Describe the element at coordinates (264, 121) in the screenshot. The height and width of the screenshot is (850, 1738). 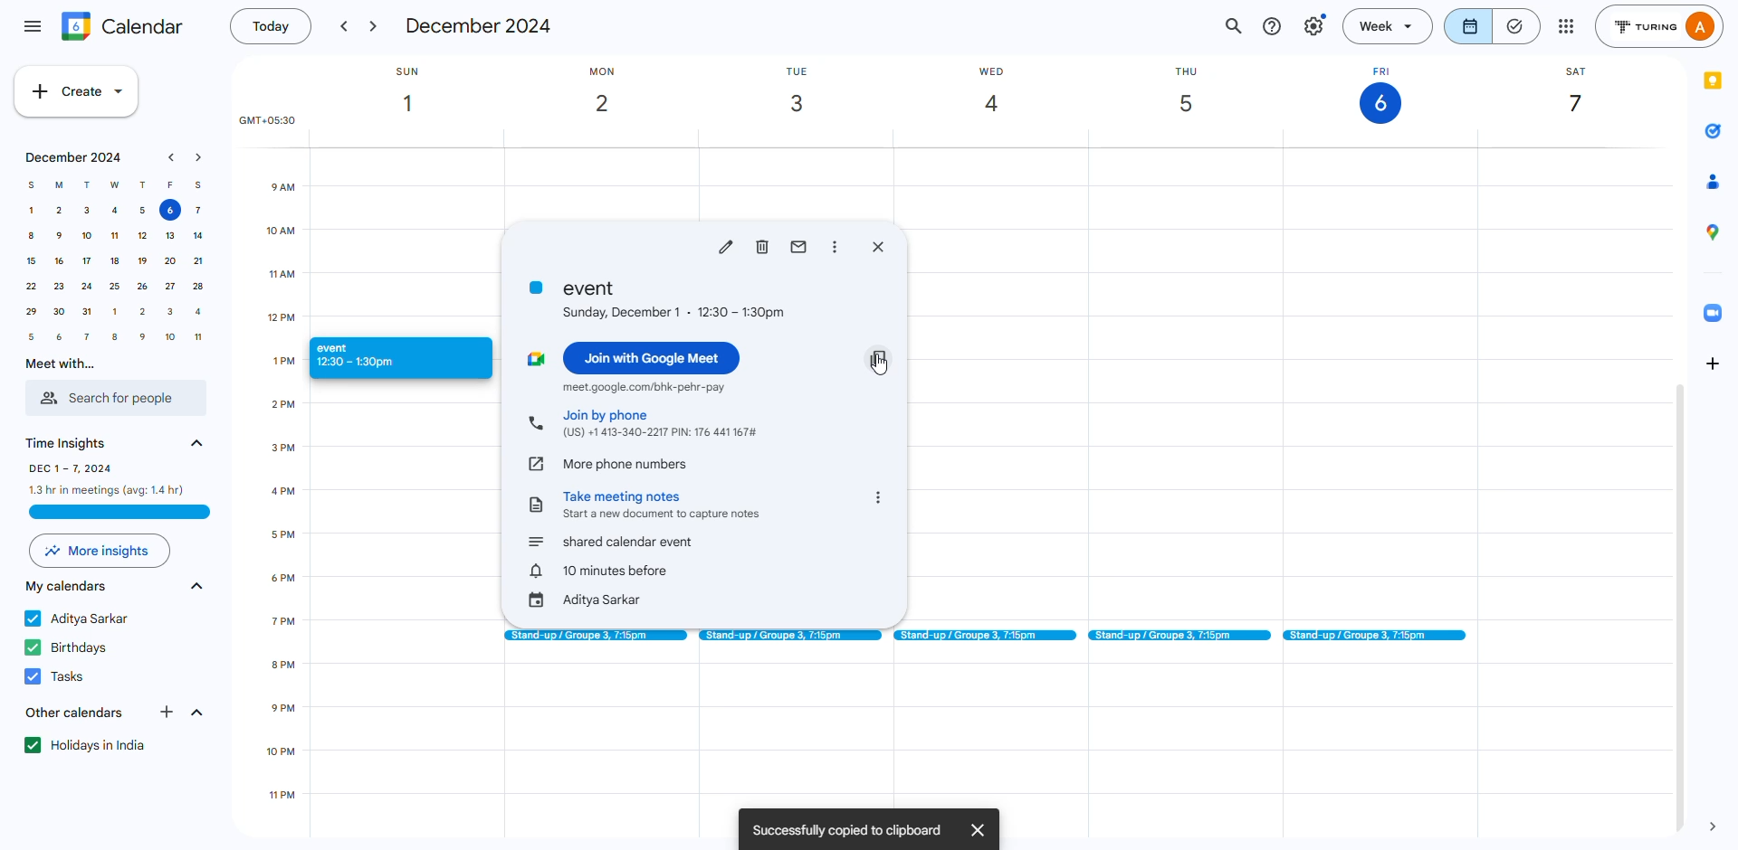
I see `‘GMT+05:30` at that location.